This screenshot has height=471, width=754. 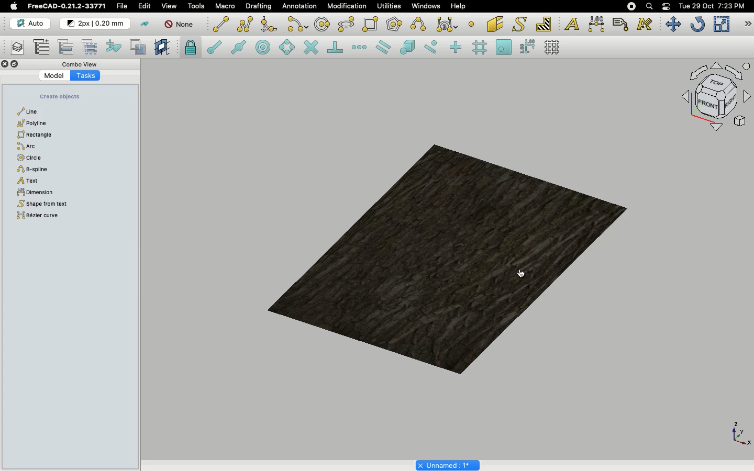 I want to click on Snap near, so click(x=430, y=48).